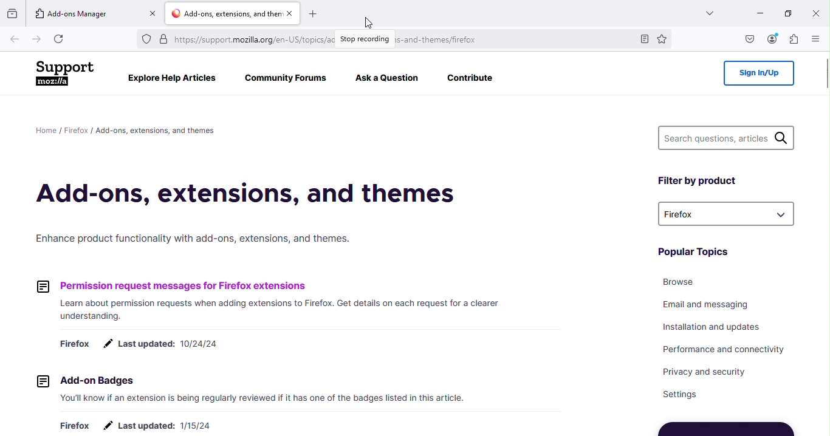 Image resolution: width=830 pixels, height=436 pixels. I want to click on Filter by product, so click(693, 181).